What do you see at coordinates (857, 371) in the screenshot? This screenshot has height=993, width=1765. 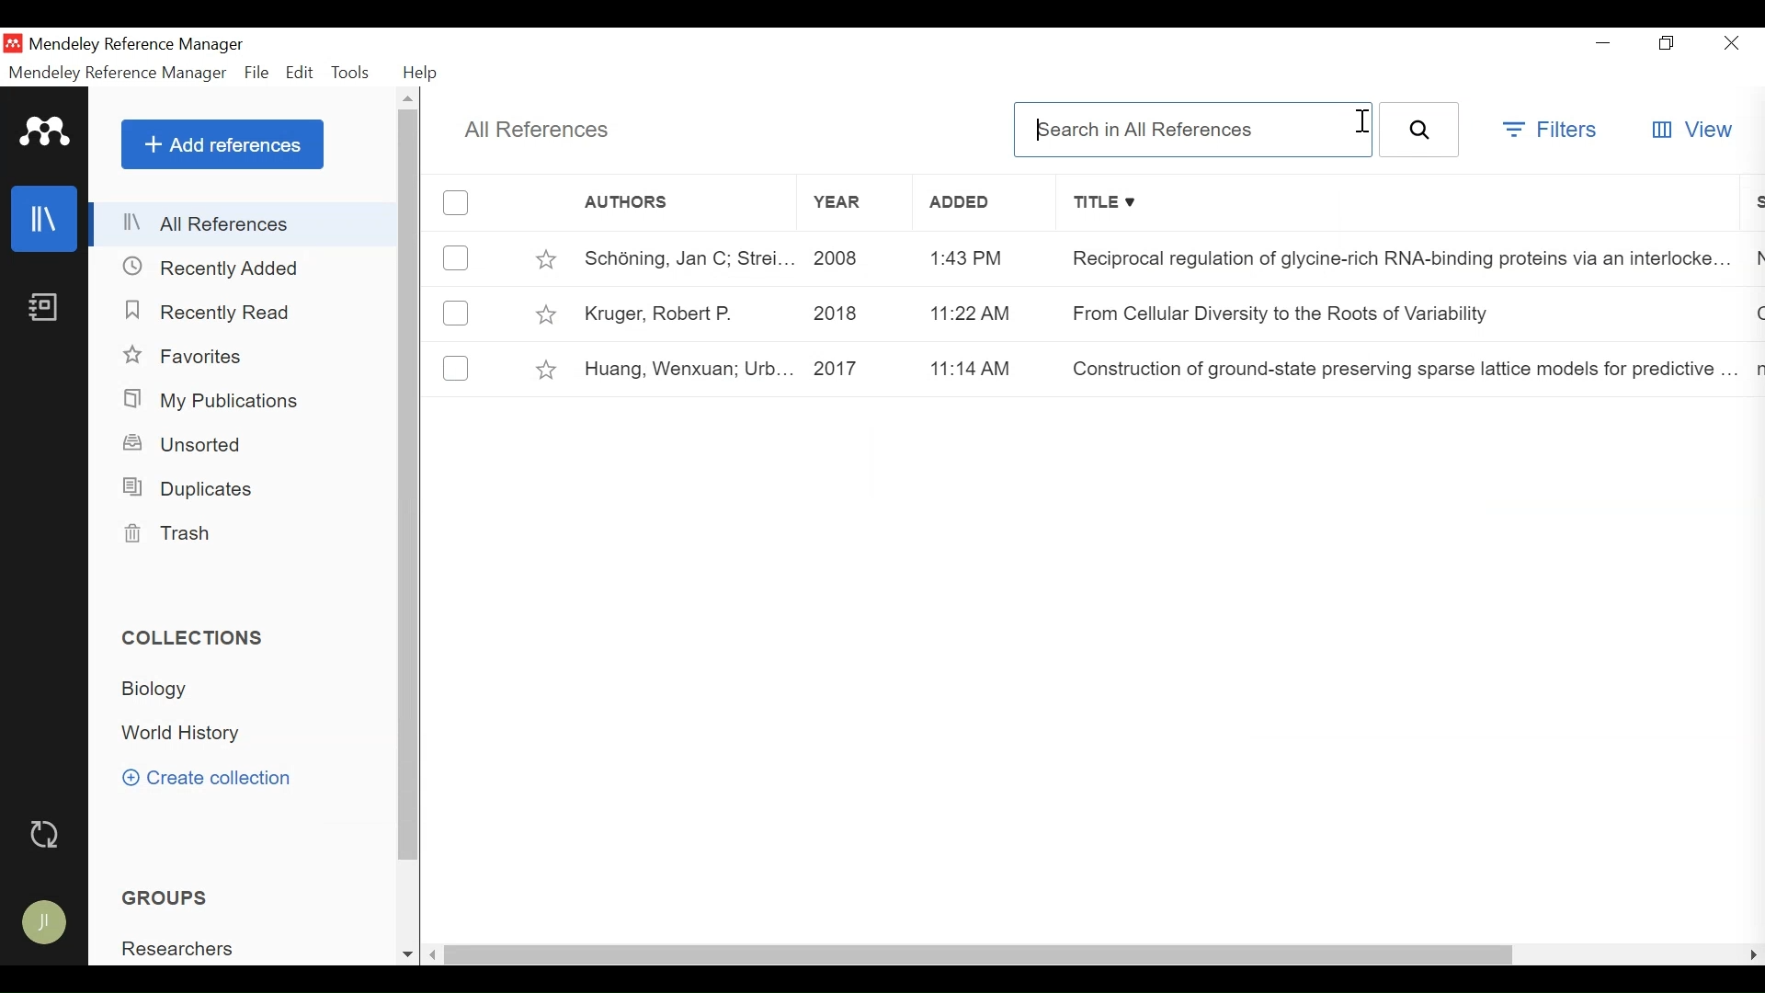 I see `2017` at bounding box center [857, 371].